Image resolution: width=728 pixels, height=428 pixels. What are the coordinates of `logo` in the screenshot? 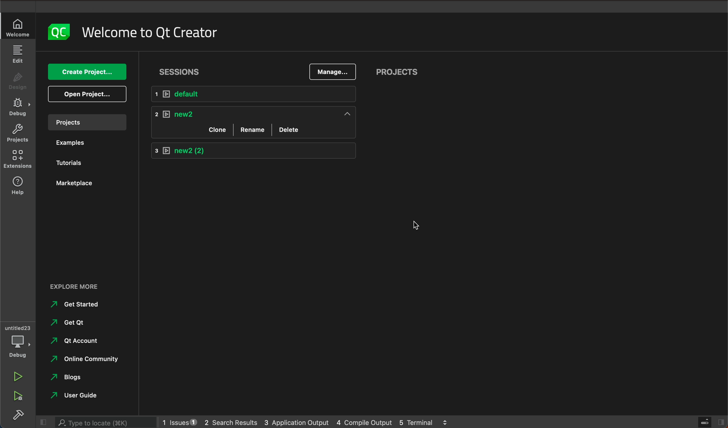 It's located at (59, 31).